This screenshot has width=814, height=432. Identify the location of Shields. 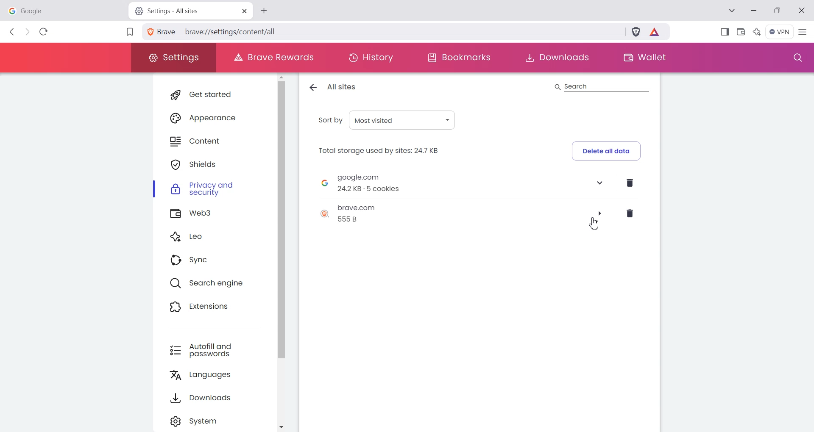
(210, 164).